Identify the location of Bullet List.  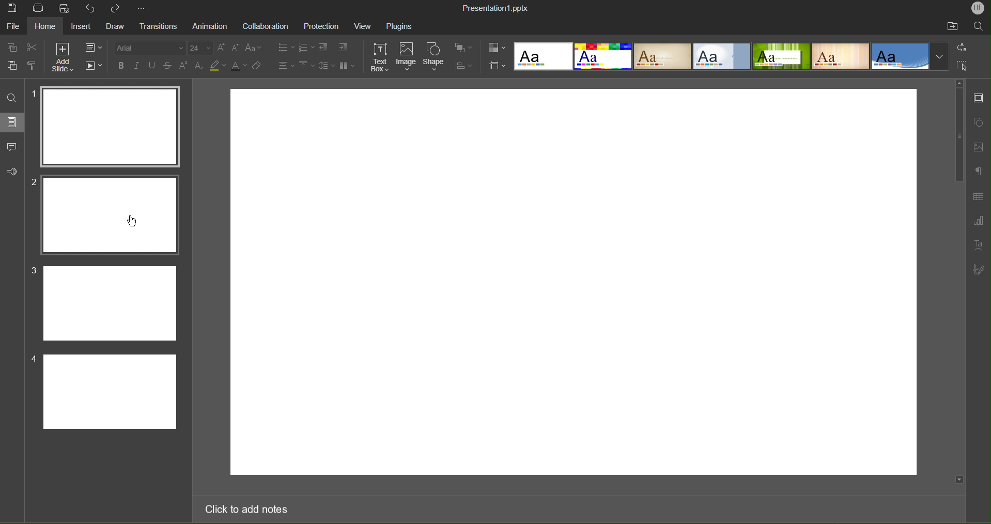
(286, 47).